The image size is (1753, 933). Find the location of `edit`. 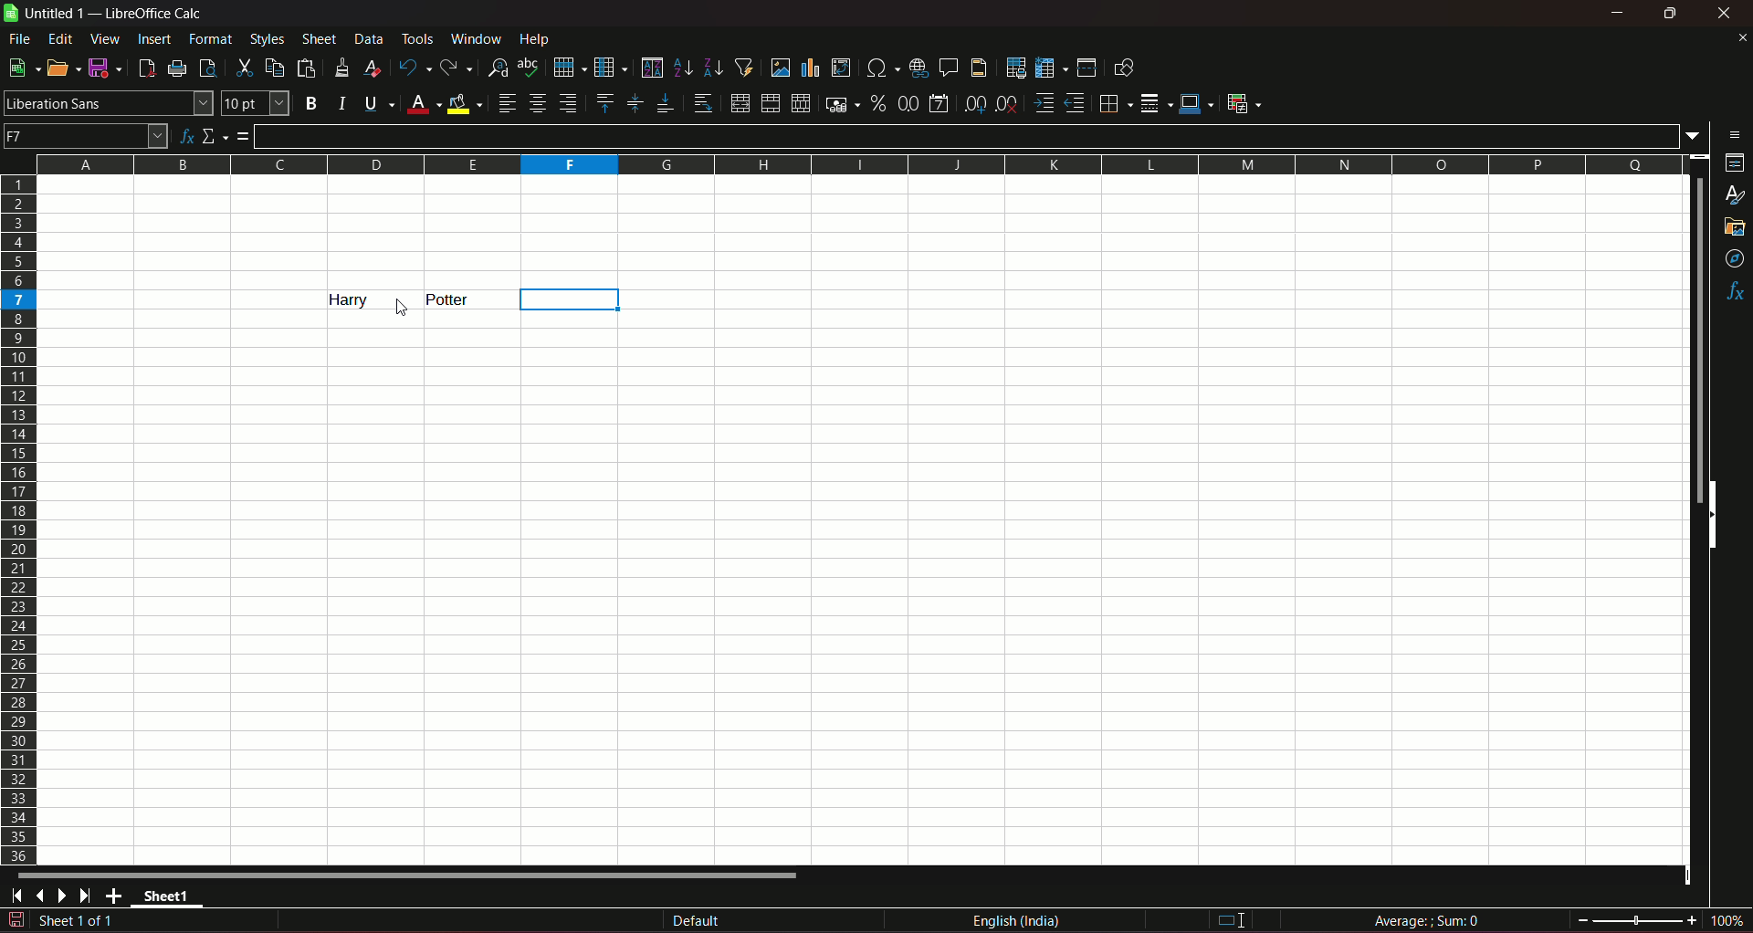

edit is located at coordinates (61, 38).